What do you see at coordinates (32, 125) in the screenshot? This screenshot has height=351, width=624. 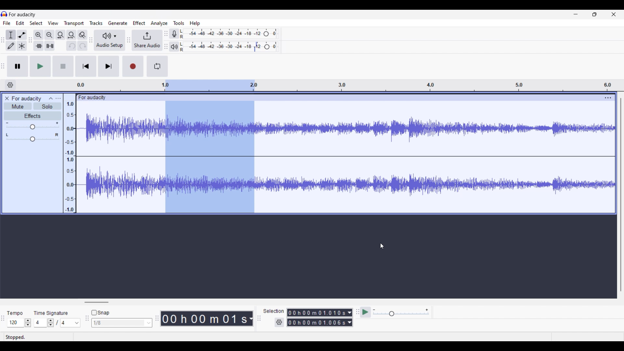 I see `Volume scale` at bounding box center [32, 125].